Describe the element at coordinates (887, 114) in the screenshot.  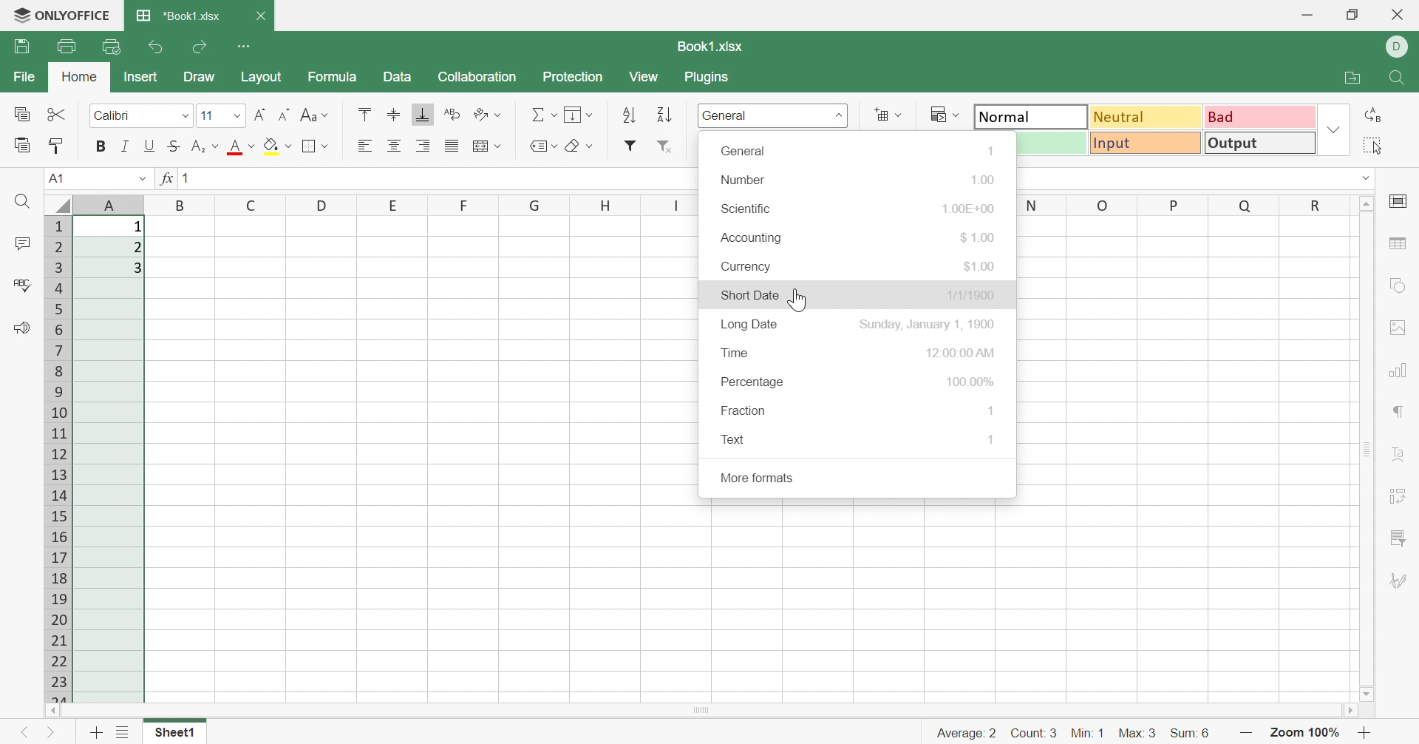
I see `Add cells` at that location.